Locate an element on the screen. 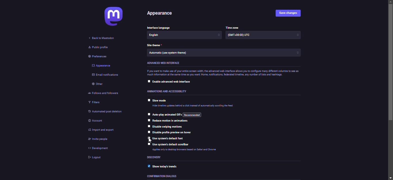  email notifications is located at coordinates (106, 75).